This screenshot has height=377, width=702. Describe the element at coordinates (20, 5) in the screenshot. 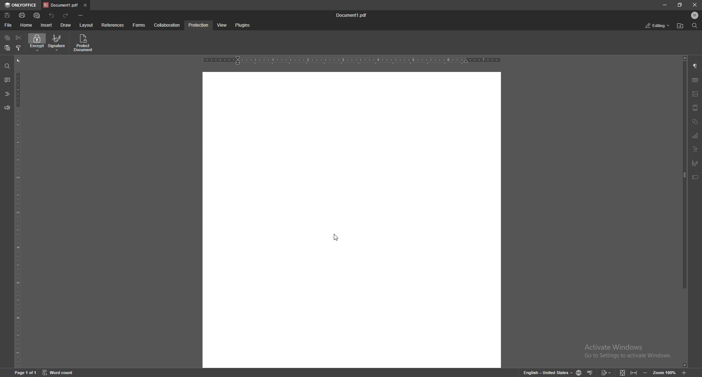

I see `onlyoffice` at that location.